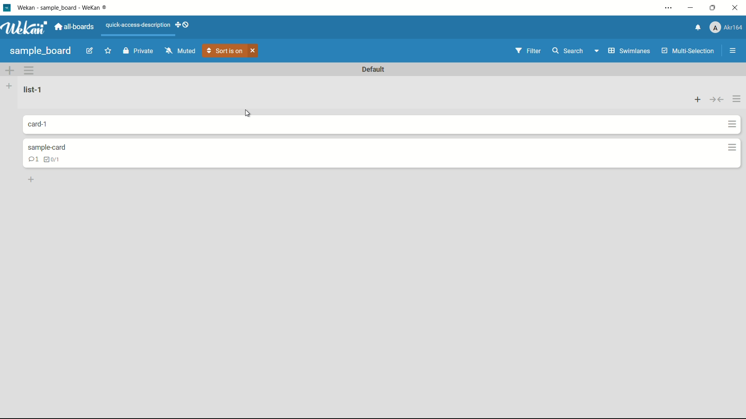 The image size is (746, 419). What do you see at coordinates (736, 8) in the screenshot?
I see `close app` at bounding box center [736, 8].